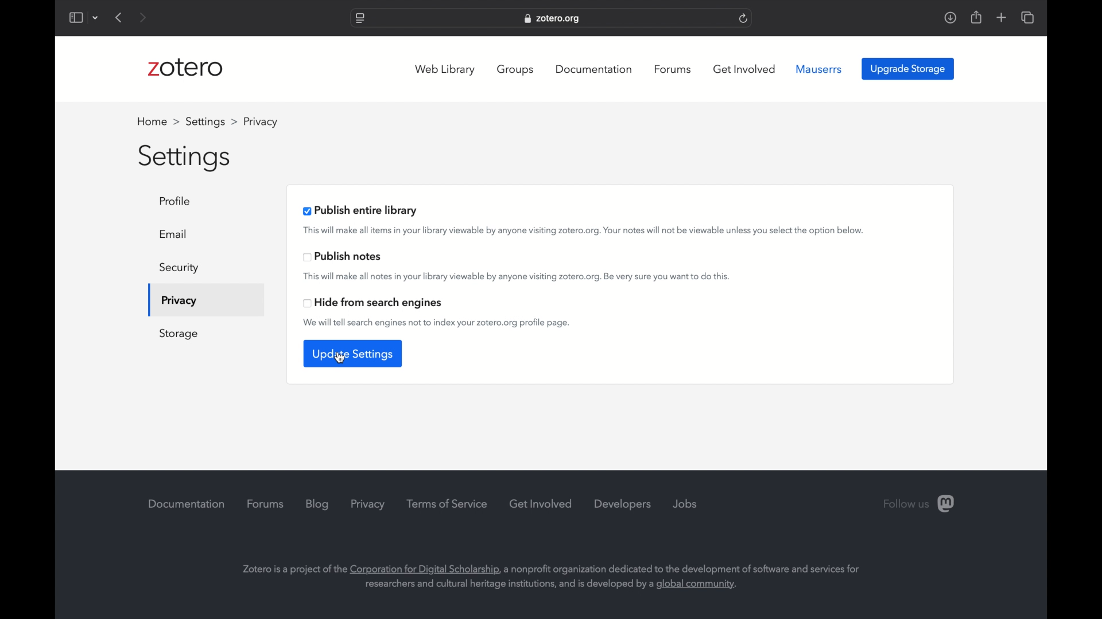 The width and height of the screenshot is (1102, 619). What do you see at coordinates (583, 231) in the screenshot?
I see `This will make all items in your library viewable` at bounding box center [583, 231].